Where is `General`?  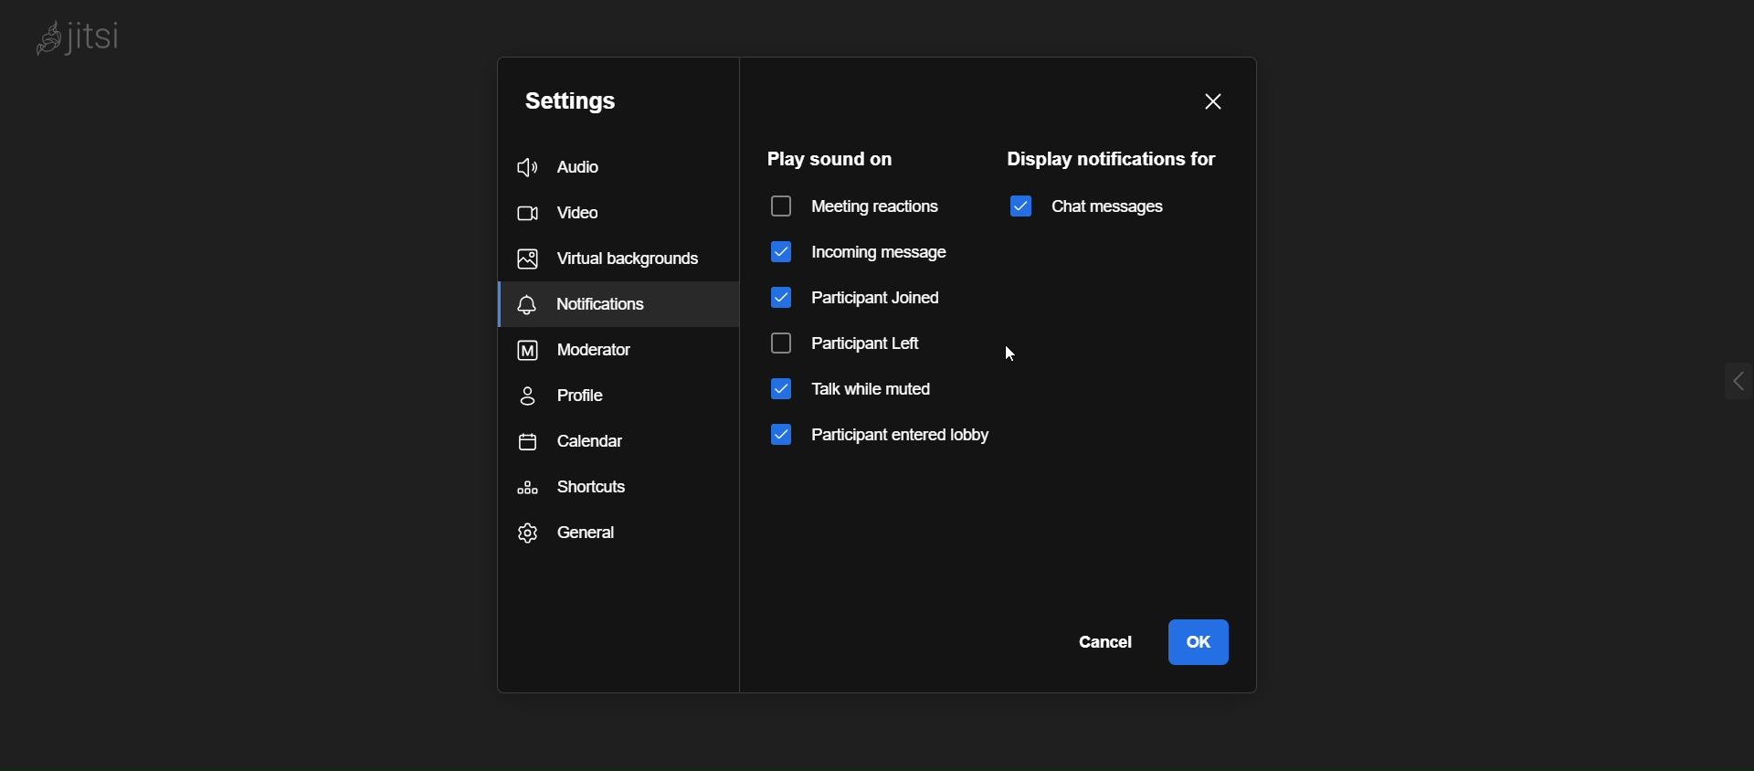 General is located at coordinates (592, 540).